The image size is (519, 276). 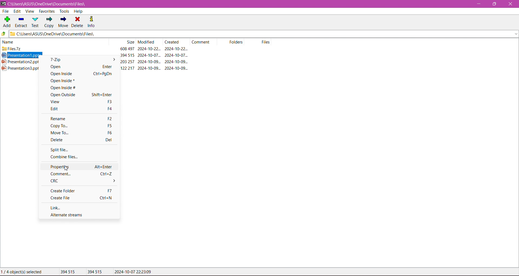 I want to click on Test, so click(x=36, y=22).